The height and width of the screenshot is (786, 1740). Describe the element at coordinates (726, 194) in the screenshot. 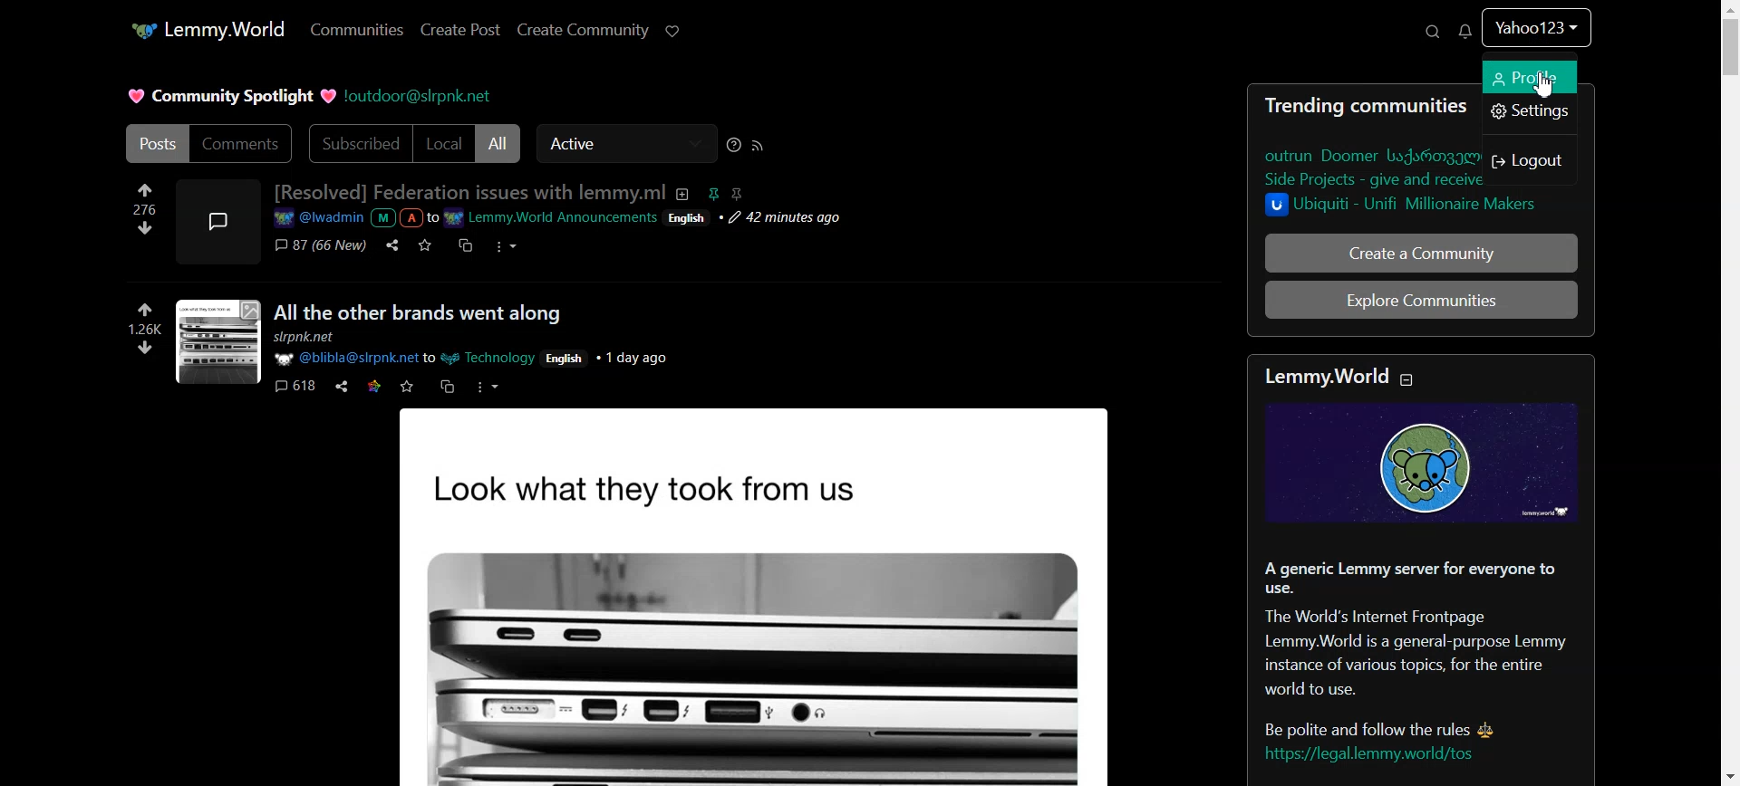

I see `Tag` at that location.